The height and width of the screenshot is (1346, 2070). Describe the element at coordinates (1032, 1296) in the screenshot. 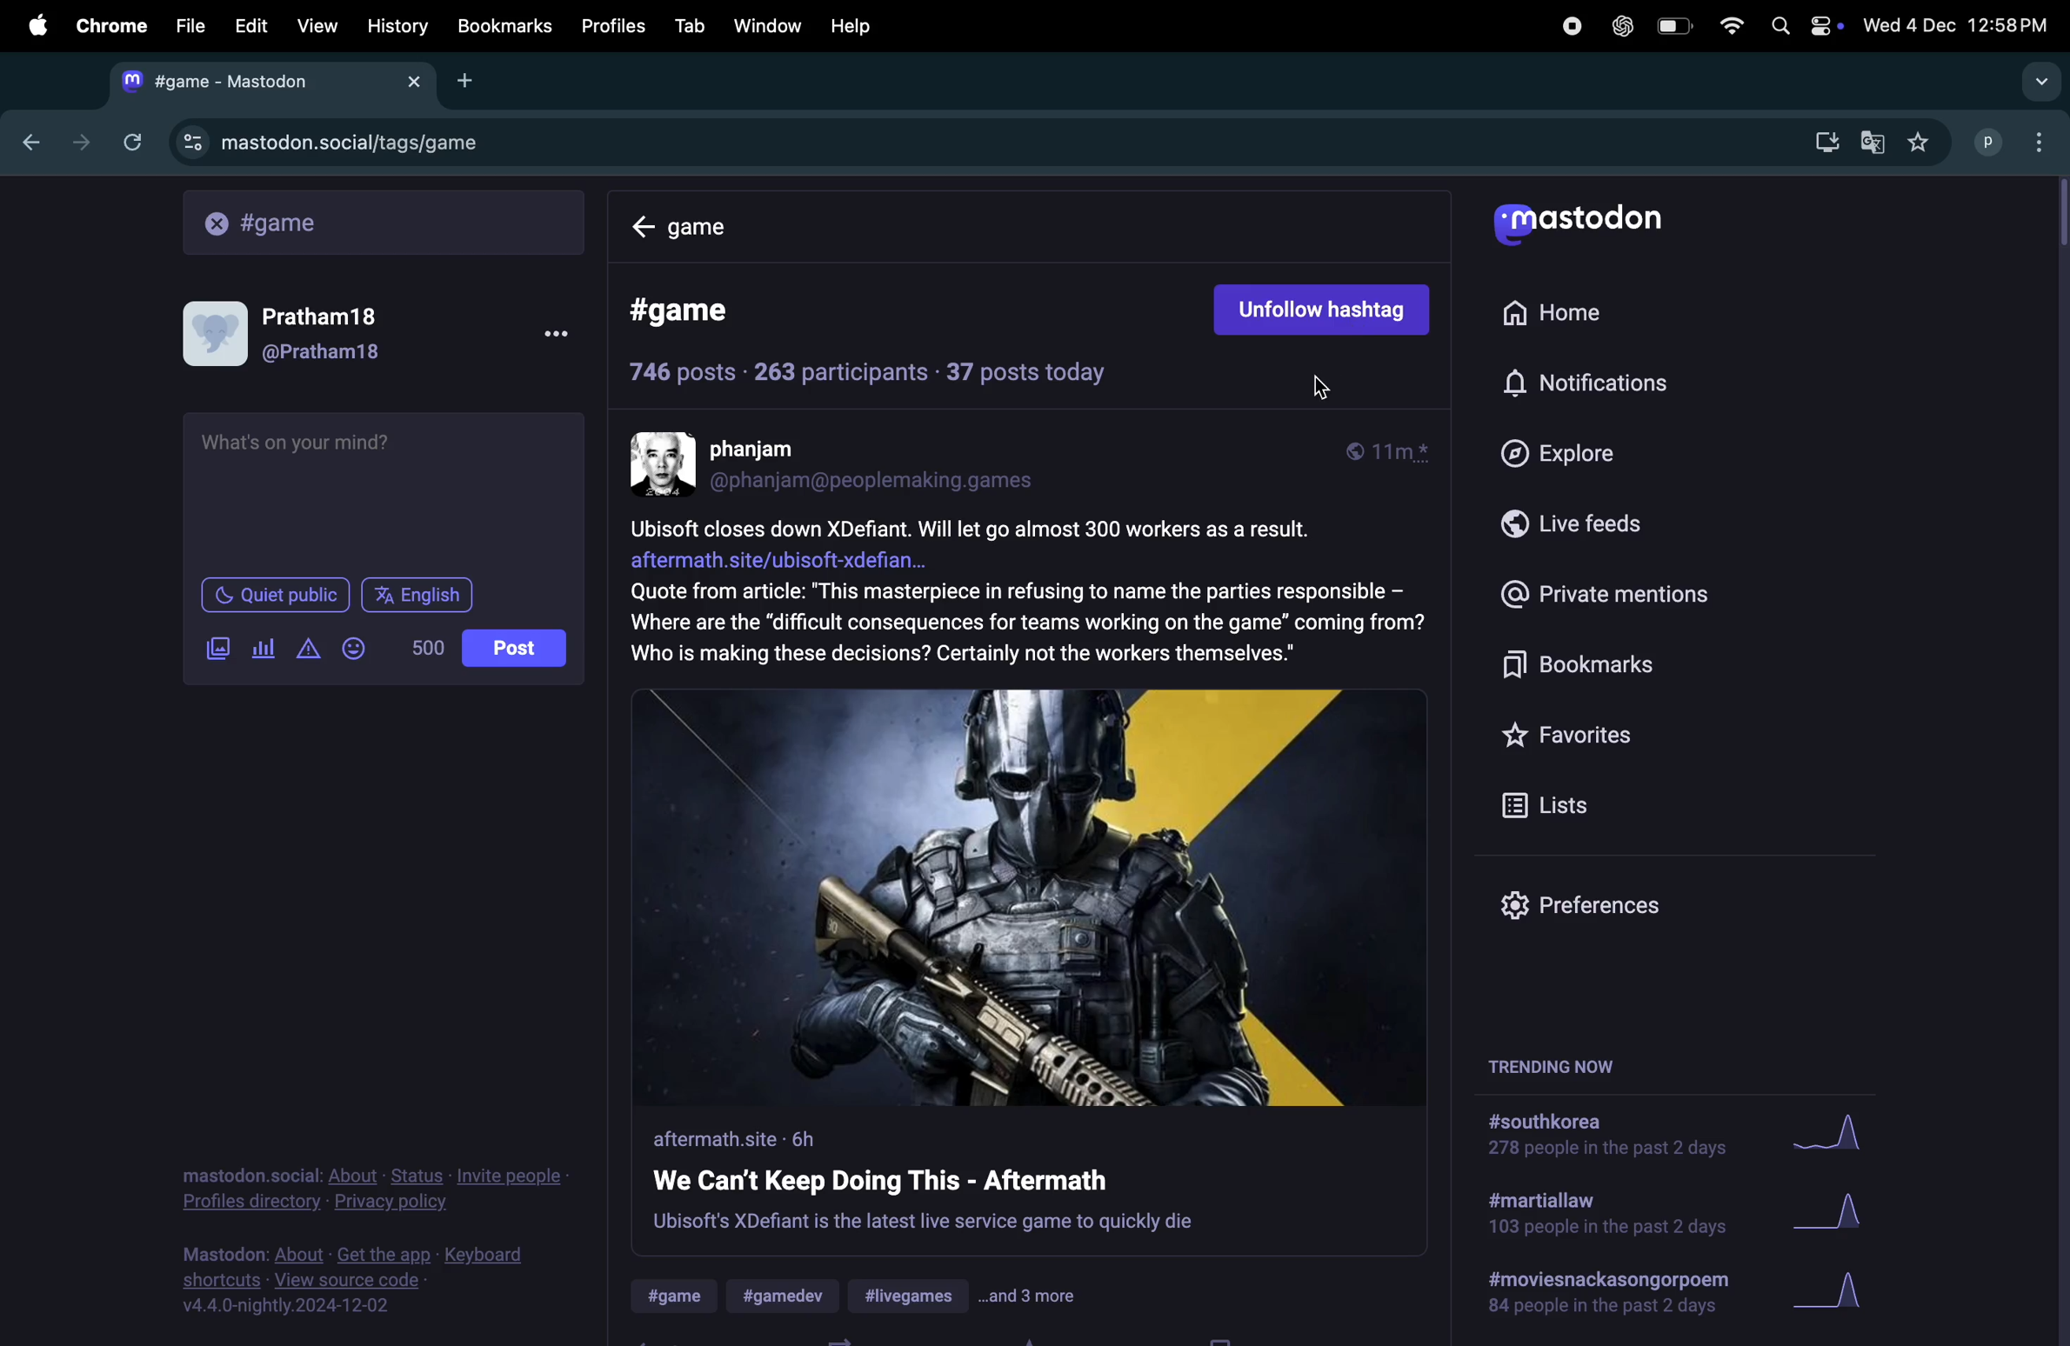

I see `#more` at that location.